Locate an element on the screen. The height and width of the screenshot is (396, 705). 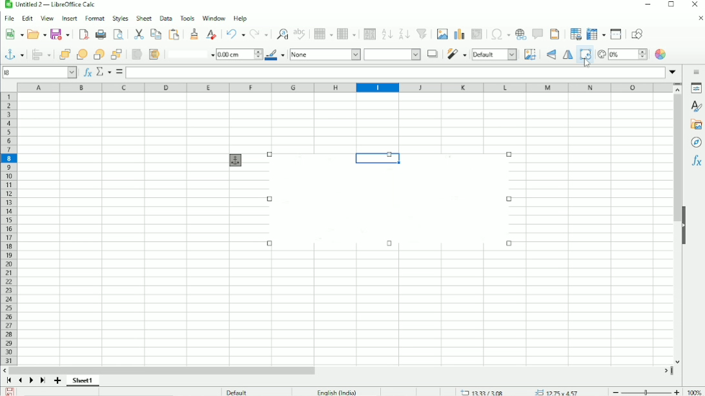
Scroll to previous sheet is located at coordinates (19, 381).